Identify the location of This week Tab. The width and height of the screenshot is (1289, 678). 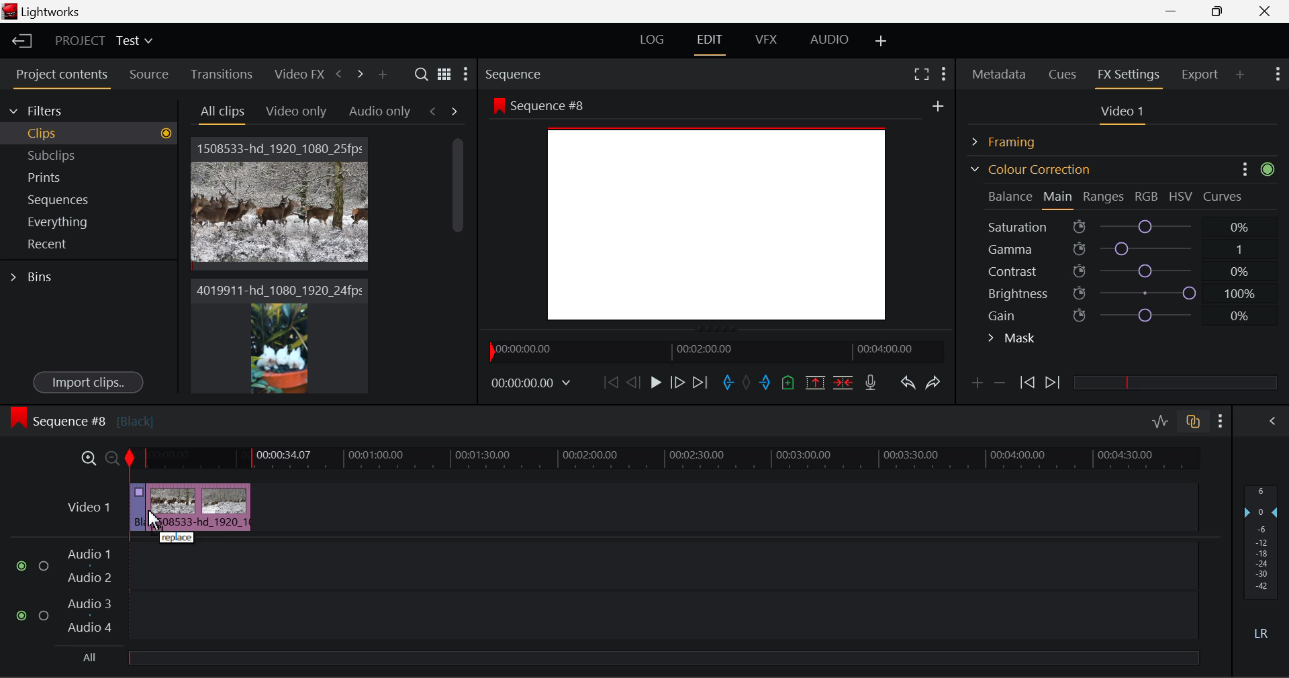
(379, 111).